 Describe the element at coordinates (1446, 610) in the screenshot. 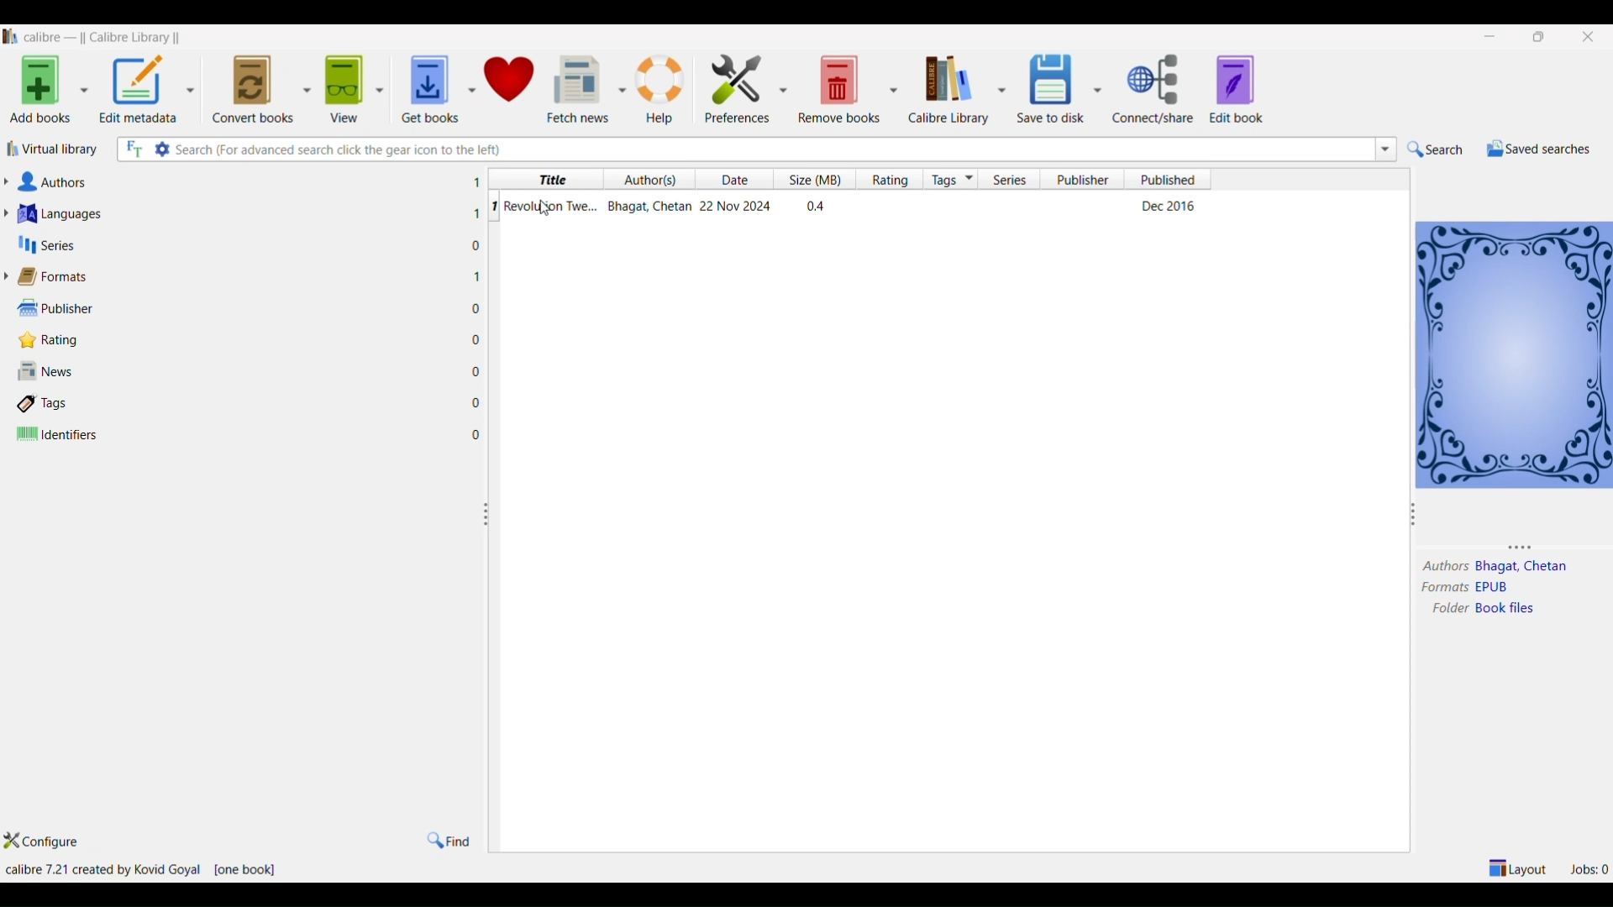

I see `folder` at that location.